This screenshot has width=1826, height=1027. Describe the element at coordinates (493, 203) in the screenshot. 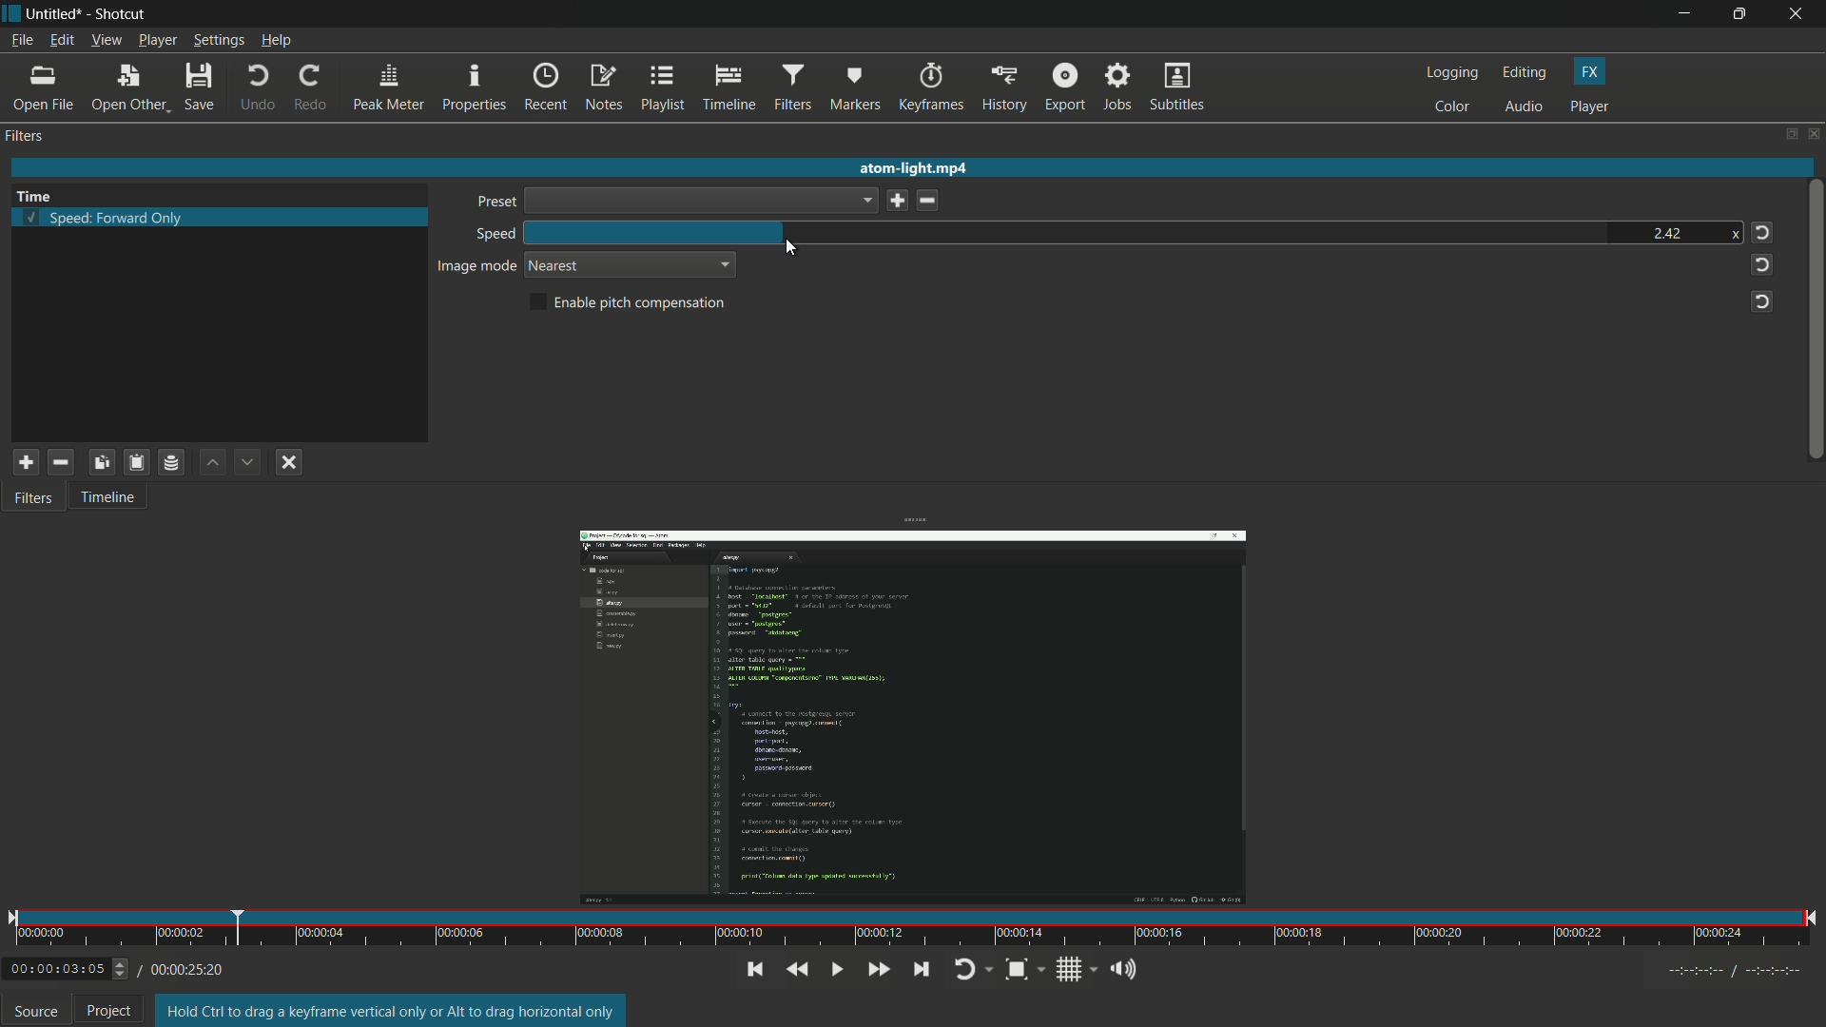

I see `preset` at that location.